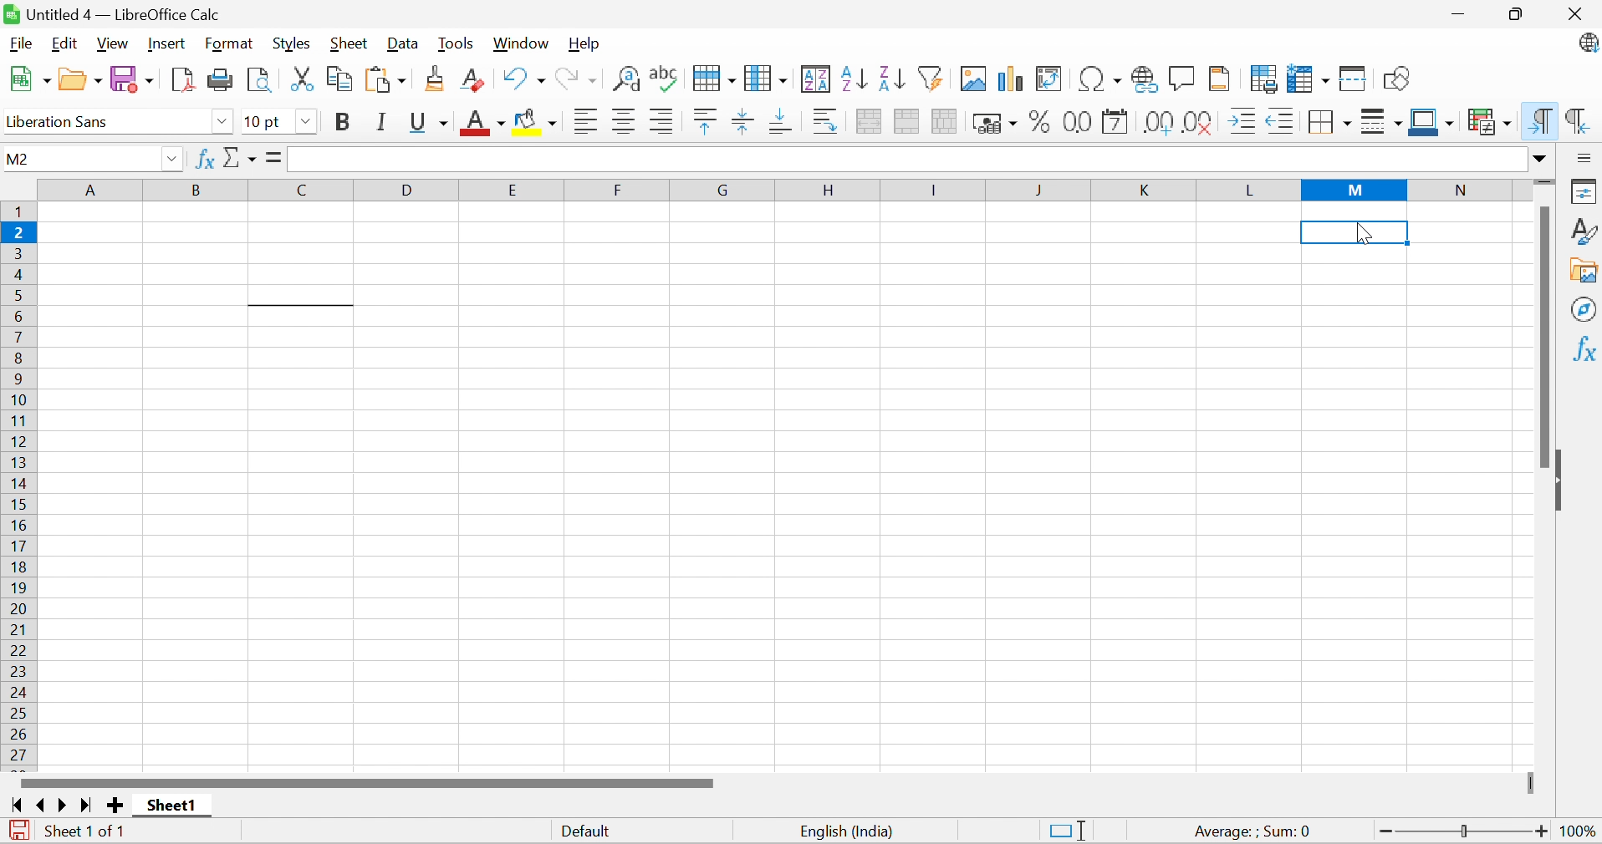  I want to click on Conditional, so click(1491, 122).